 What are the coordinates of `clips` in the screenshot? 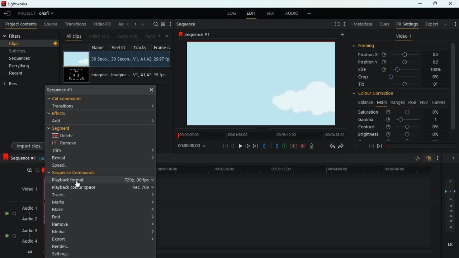 It's located at (31, 43).